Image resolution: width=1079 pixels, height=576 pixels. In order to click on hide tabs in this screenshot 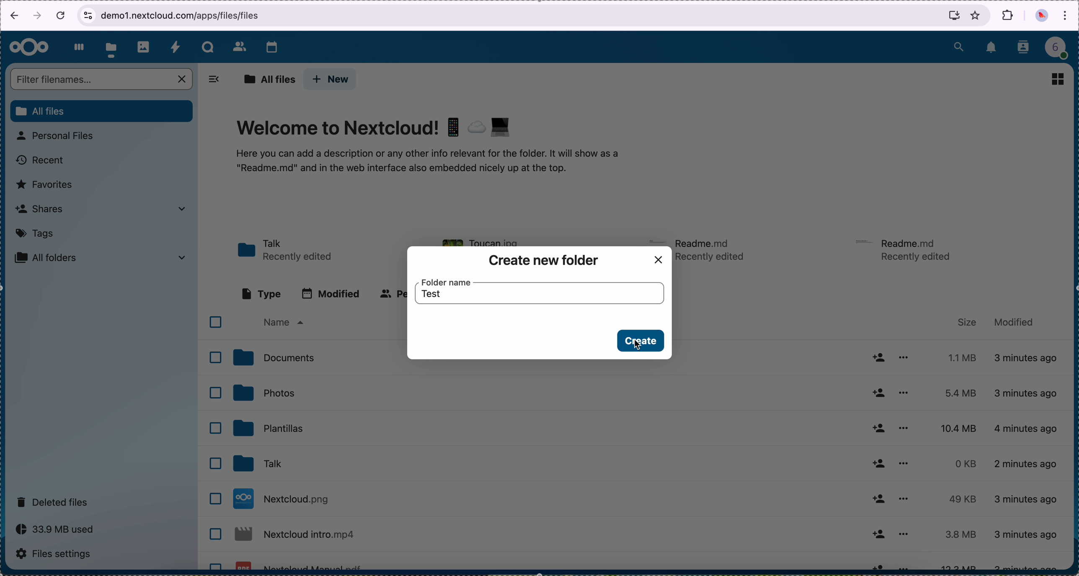, I will do `click(214, 82)`.